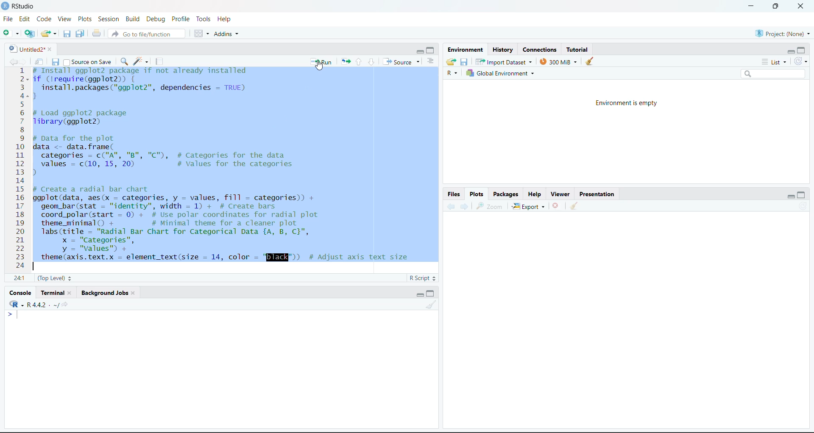 The width and height of the screenshot is (814, 433). I want to click on save all open documents, so click(80, 33).